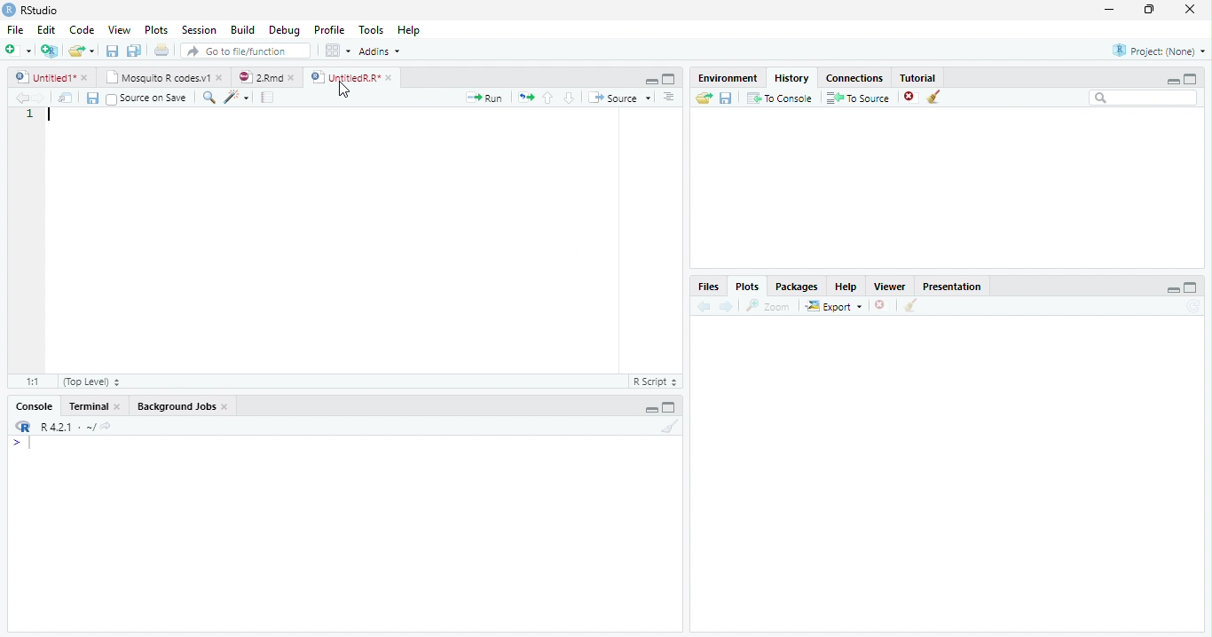 Image resolution: width=1212 pixels, height=637 pixels. What do you see at coordinates (1172, 289) in the screenshot?
I see `Minimize` at bounding box center [1172, 289].